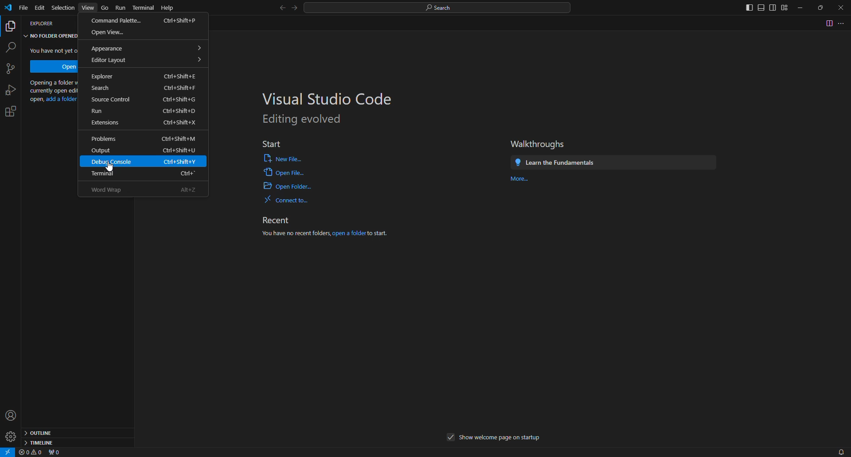 Image resolution: width=851 pixels, height=457 pixels. I want to click on Source Control, so click(145, 97).